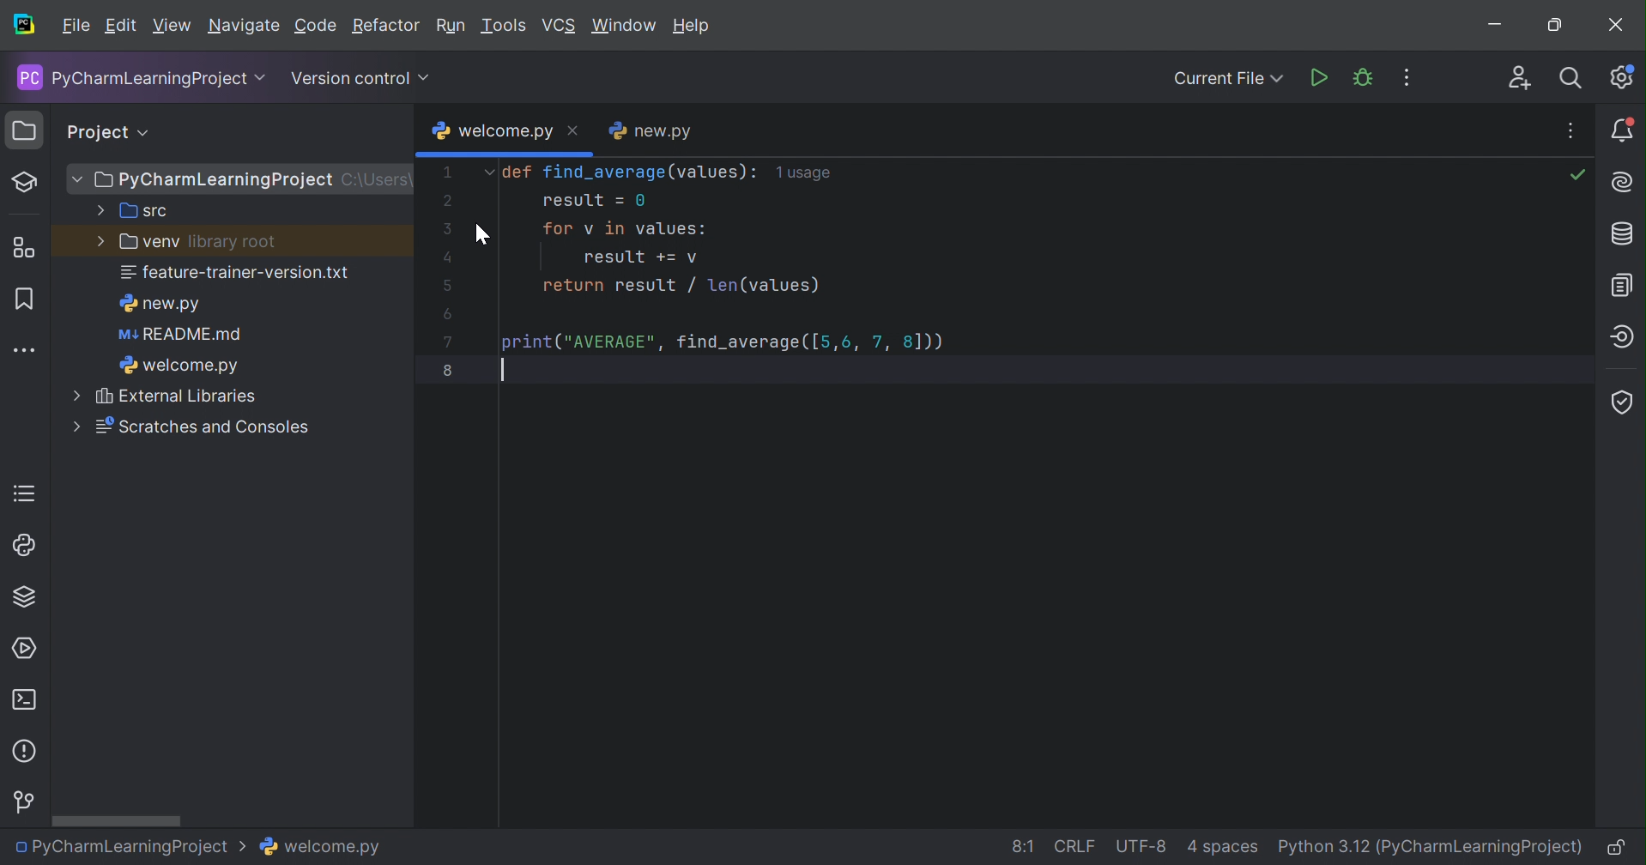 The image size is (1646, 865). Describe the element at coordinates (28, 596) in the screenshot. I see `Python Packages` at that location.